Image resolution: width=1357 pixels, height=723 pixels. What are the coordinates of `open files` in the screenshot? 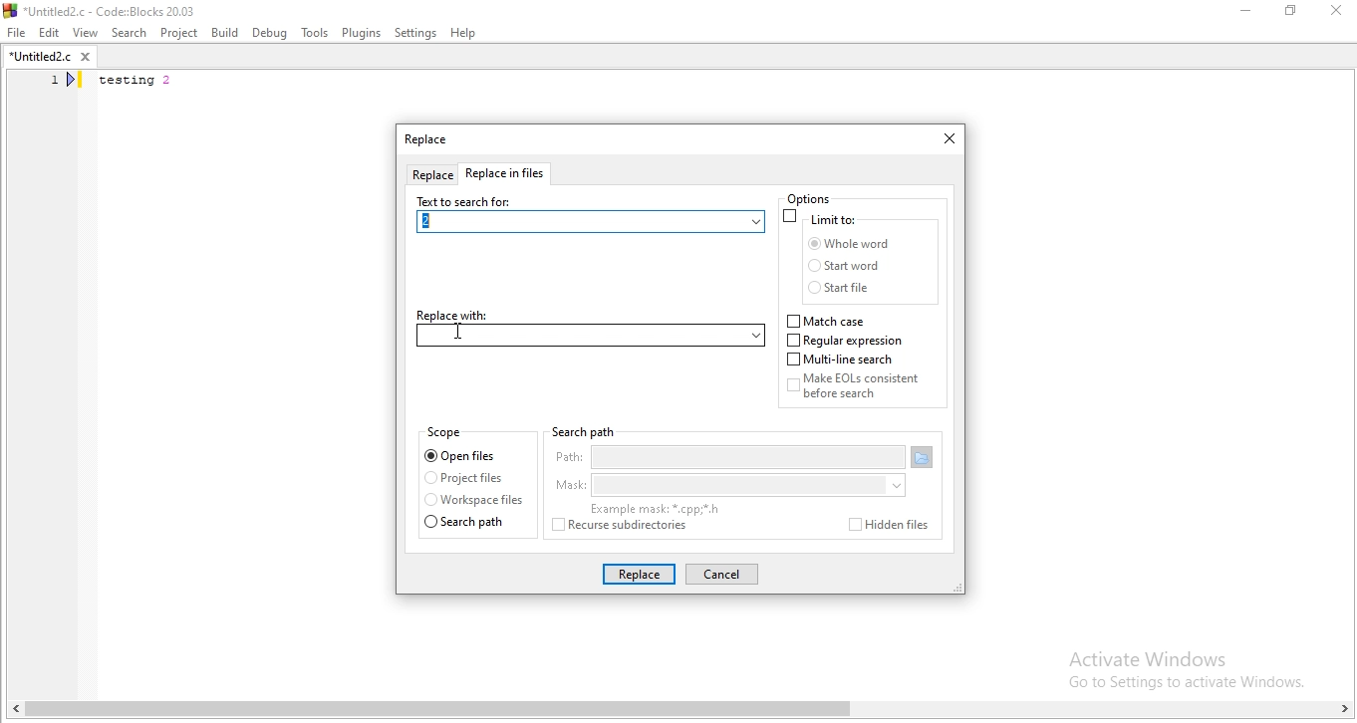 It's located at (463, 454).